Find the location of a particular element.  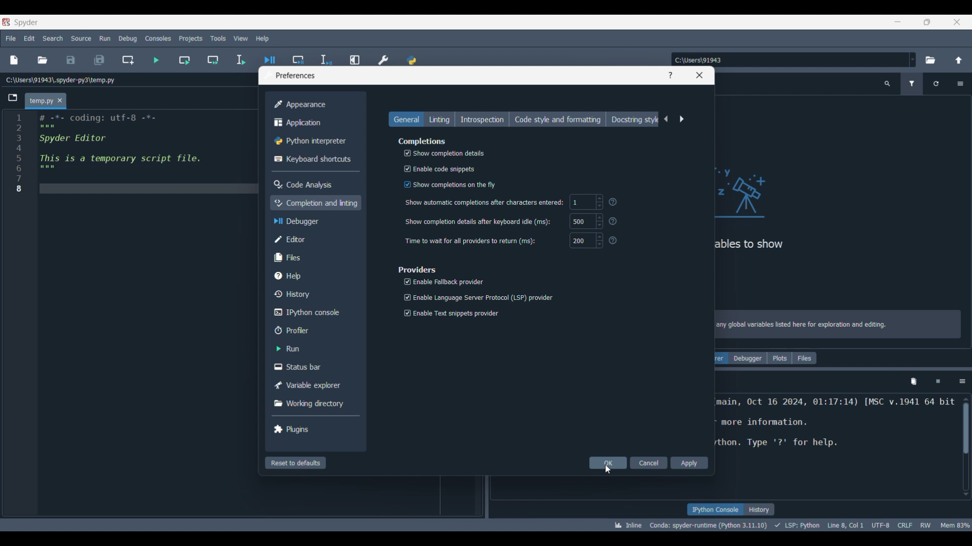

Browse a default directory is located at coordinates (930, 60).